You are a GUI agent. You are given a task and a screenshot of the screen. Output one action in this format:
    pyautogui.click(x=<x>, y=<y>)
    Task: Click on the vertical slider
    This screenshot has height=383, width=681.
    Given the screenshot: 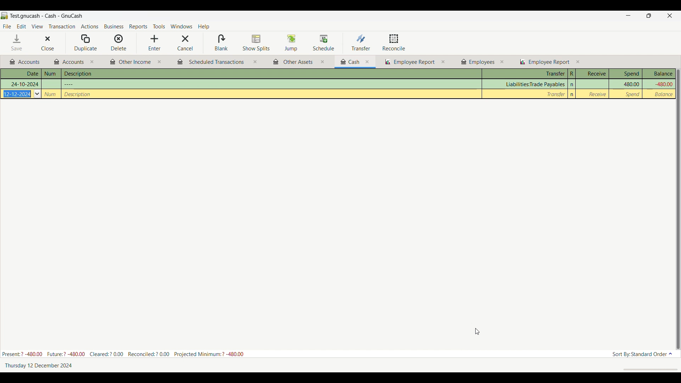 What is the action you would take?
    pyautogui.click(x=678, y=206)
    